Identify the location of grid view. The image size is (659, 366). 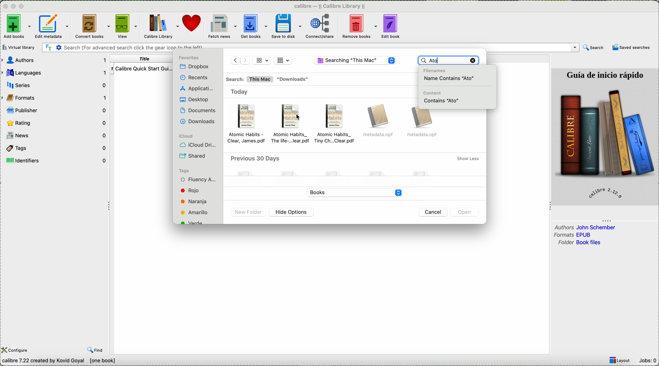
(262, 60).